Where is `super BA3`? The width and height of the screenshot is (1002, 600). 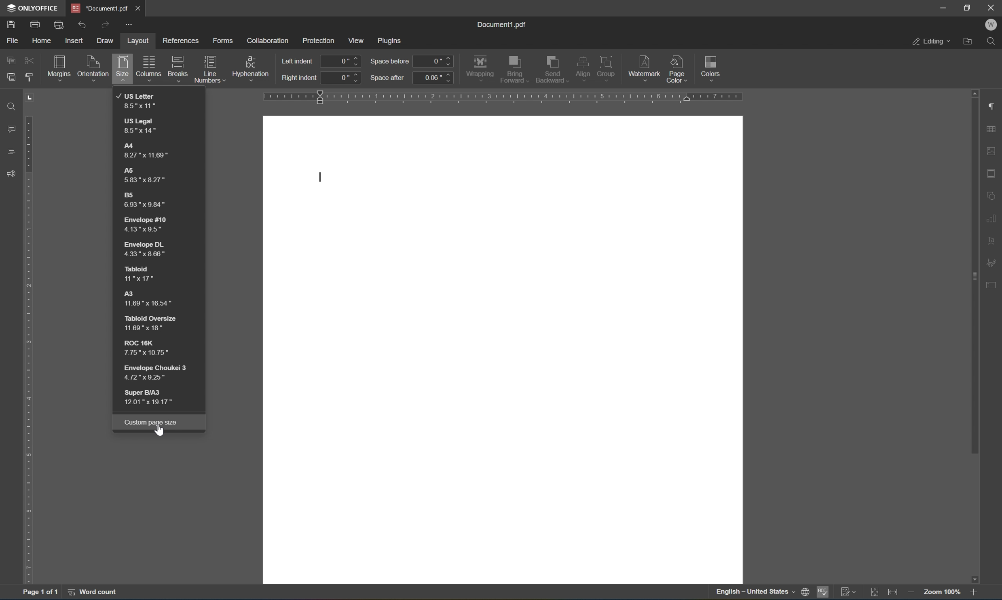
super BA3 is located at coordinates (155, 397).